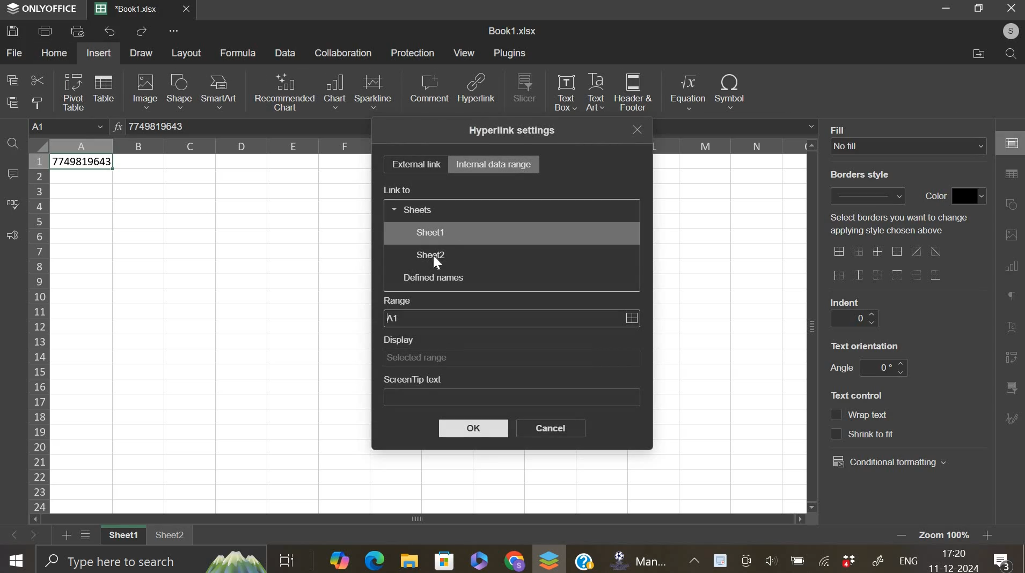  I want to click on print, so click(46, 30).